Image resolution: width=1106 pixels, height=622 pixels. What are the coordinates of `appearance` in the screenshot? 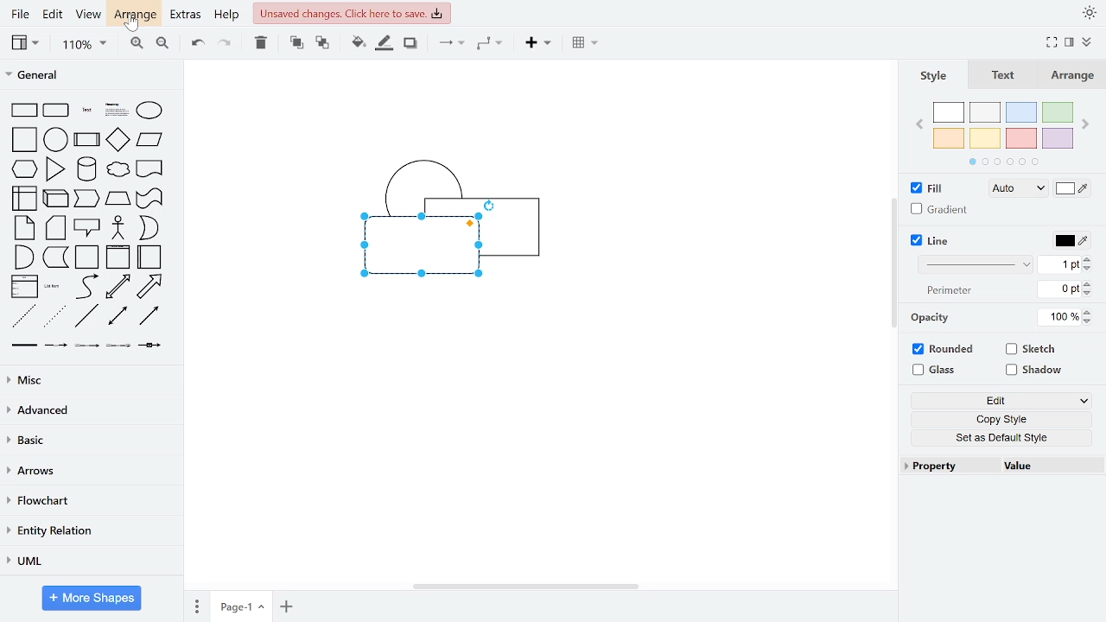 It's located at (1087, 14).